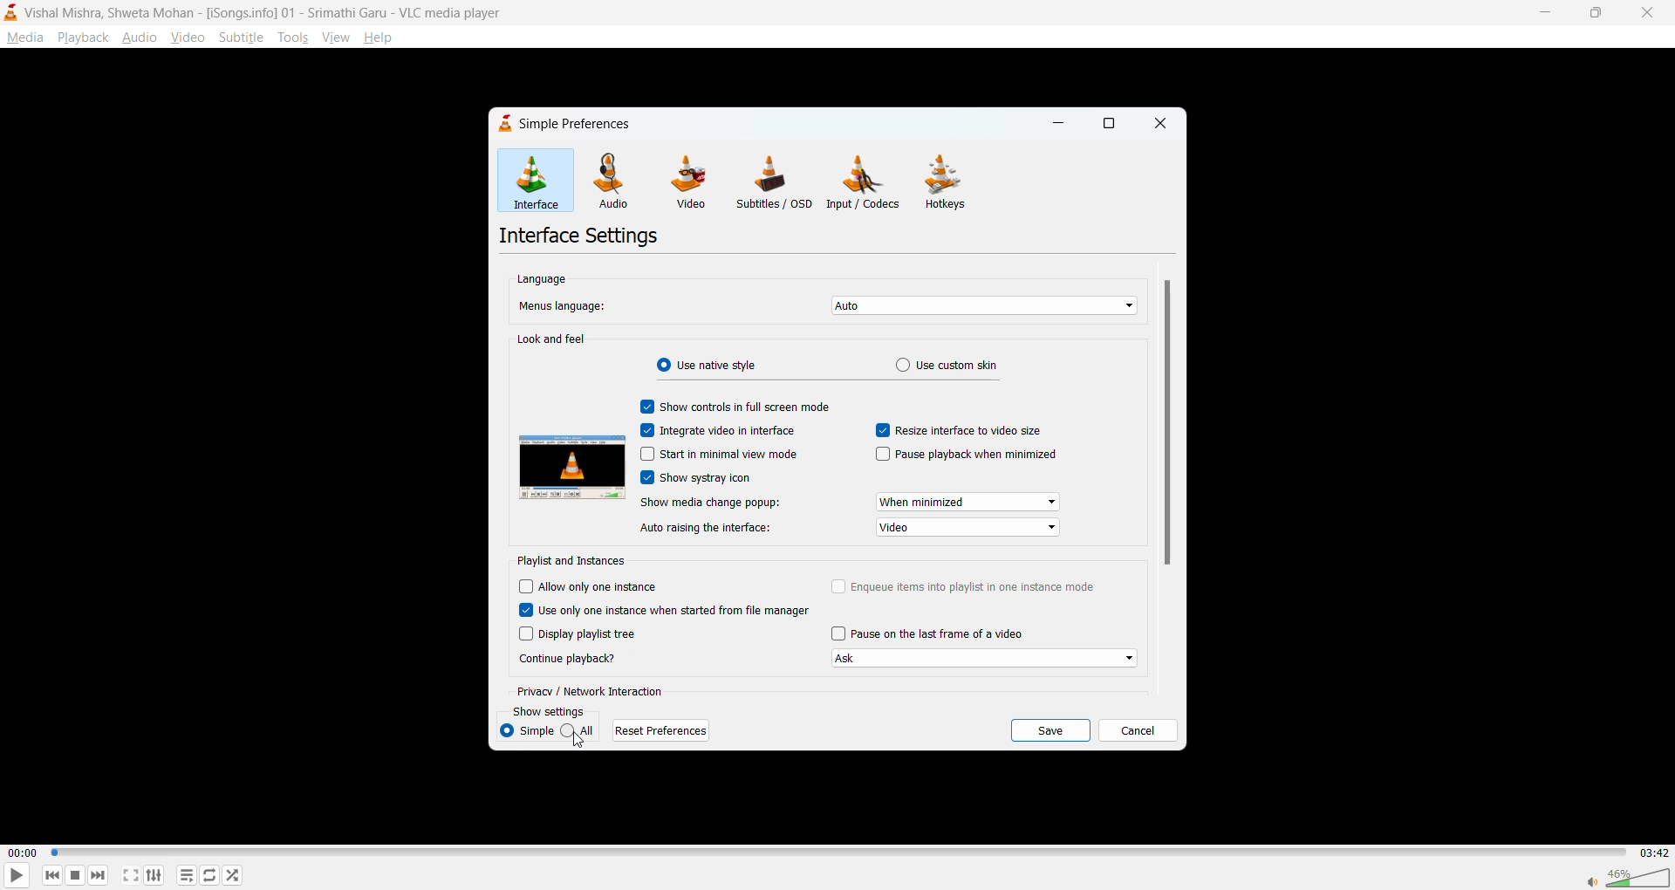 This screenshot has width=1675, height=890. I want to click on save, so click(1051, 731).